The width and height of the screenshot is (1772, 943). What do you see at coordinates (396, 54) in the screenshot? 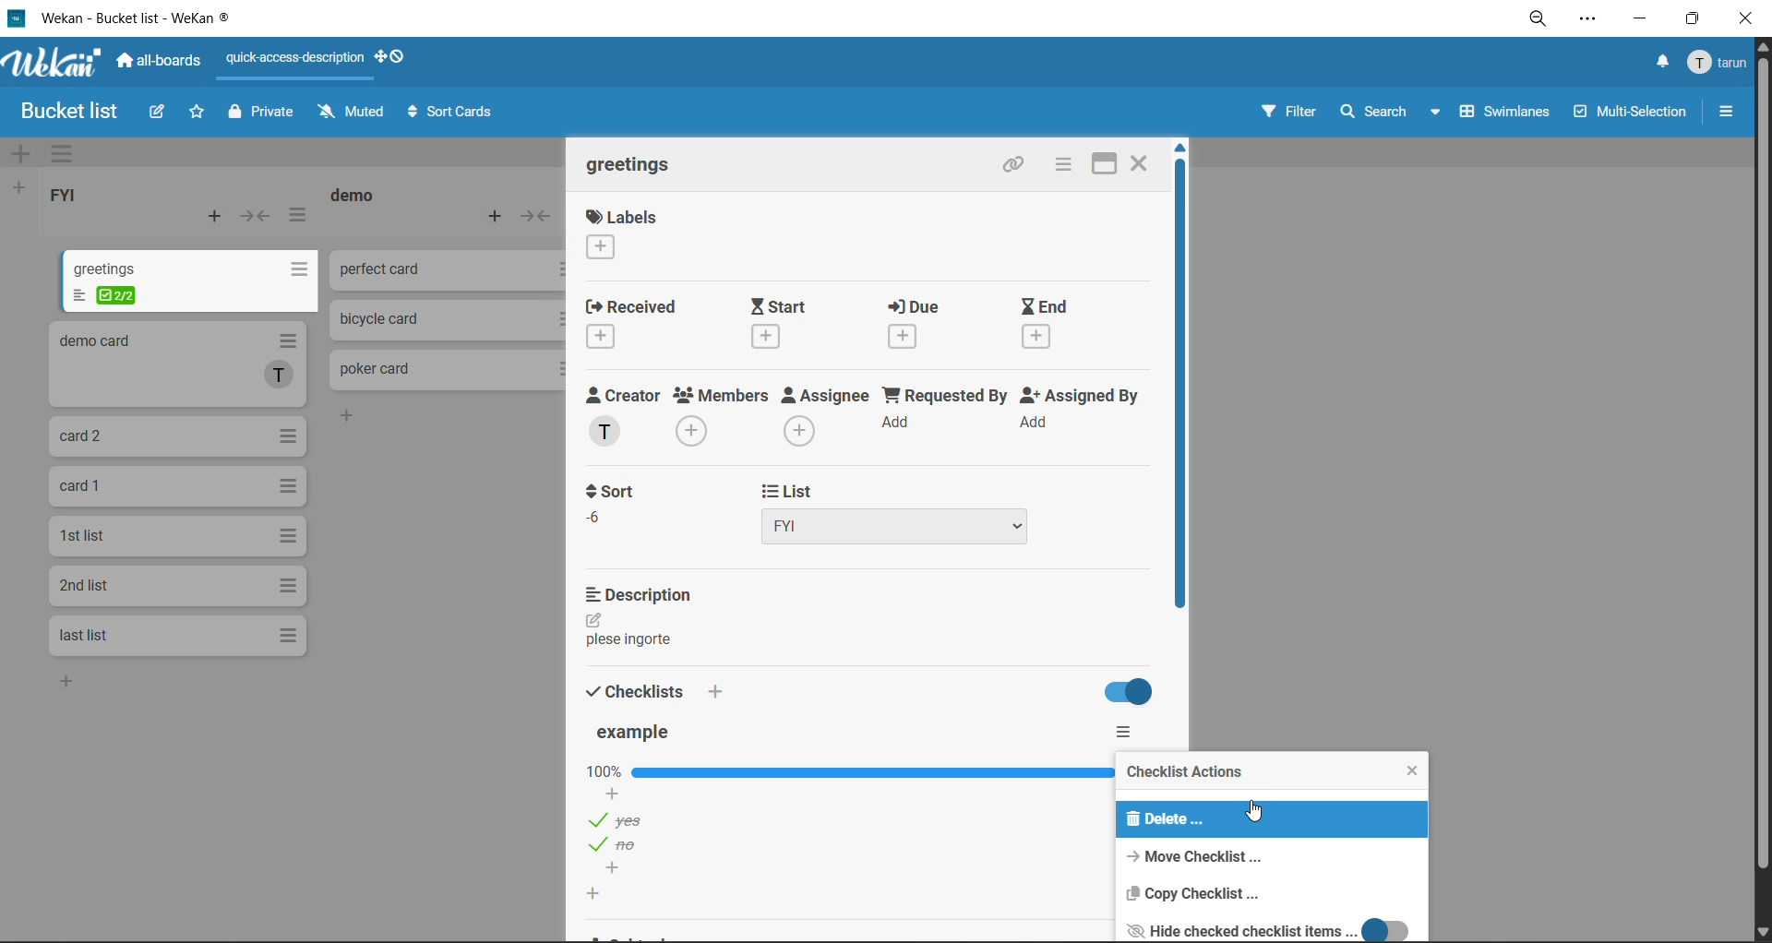
I see `show desktop drag handles` at bounding box center [396, 54].